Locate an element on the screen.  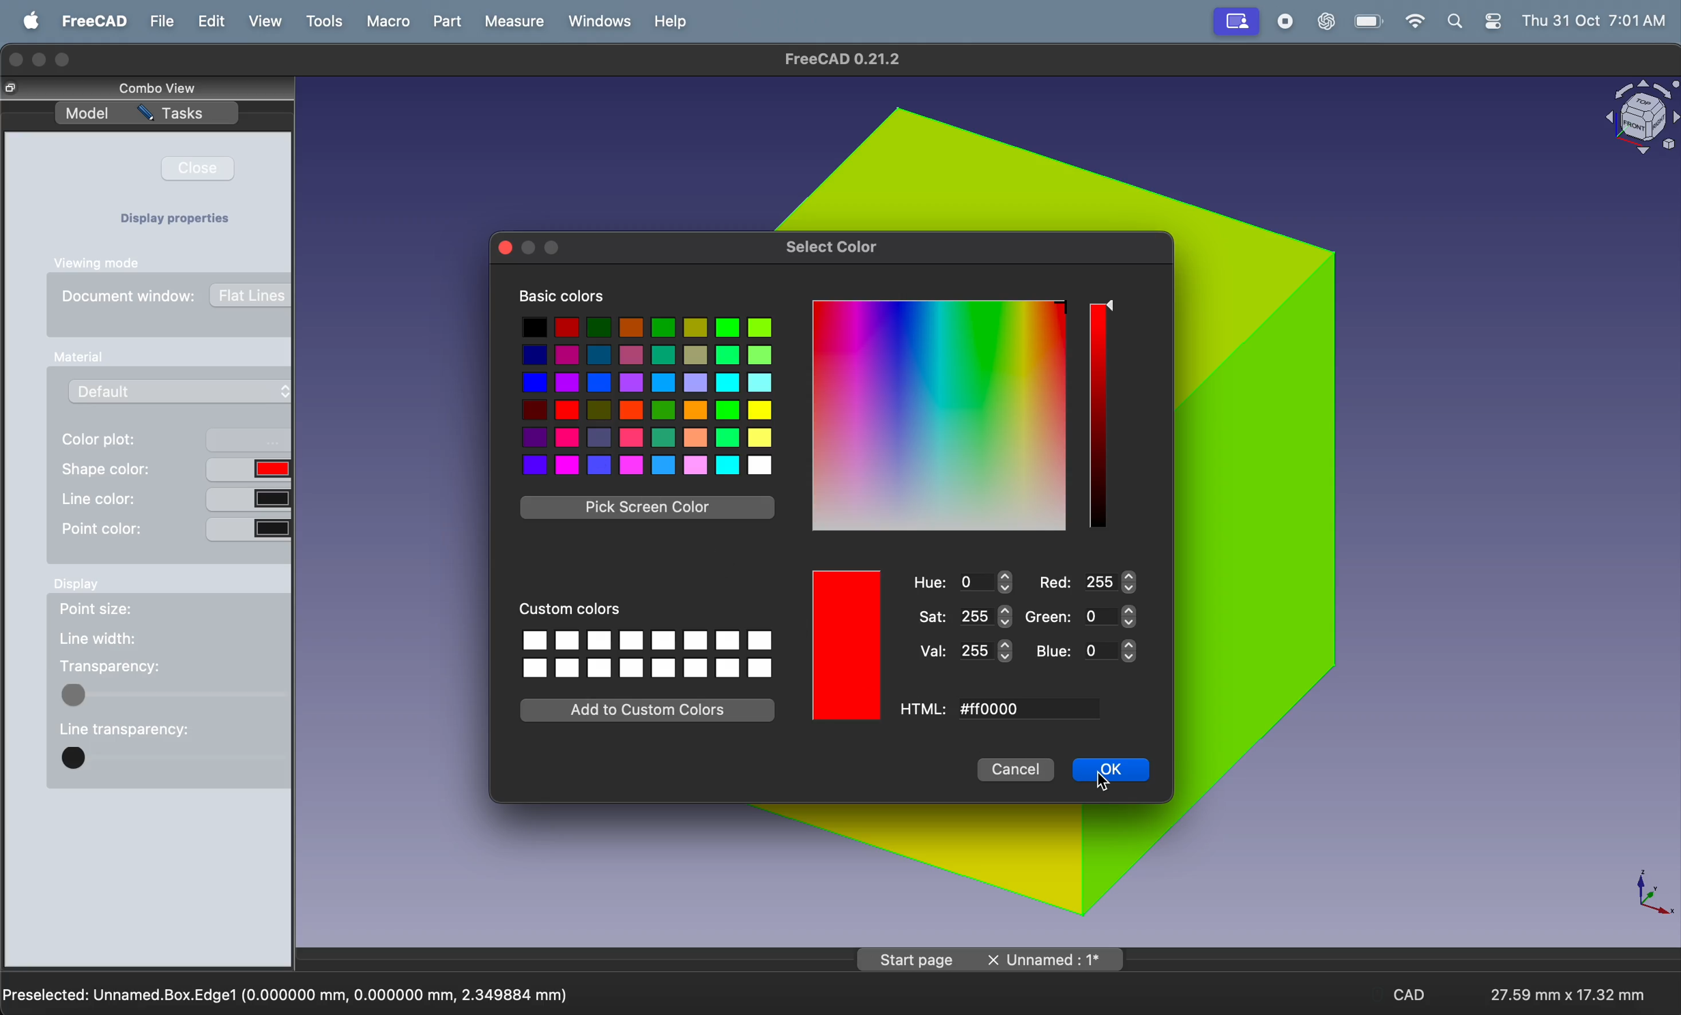
Html is located at coordinates (927, 708).